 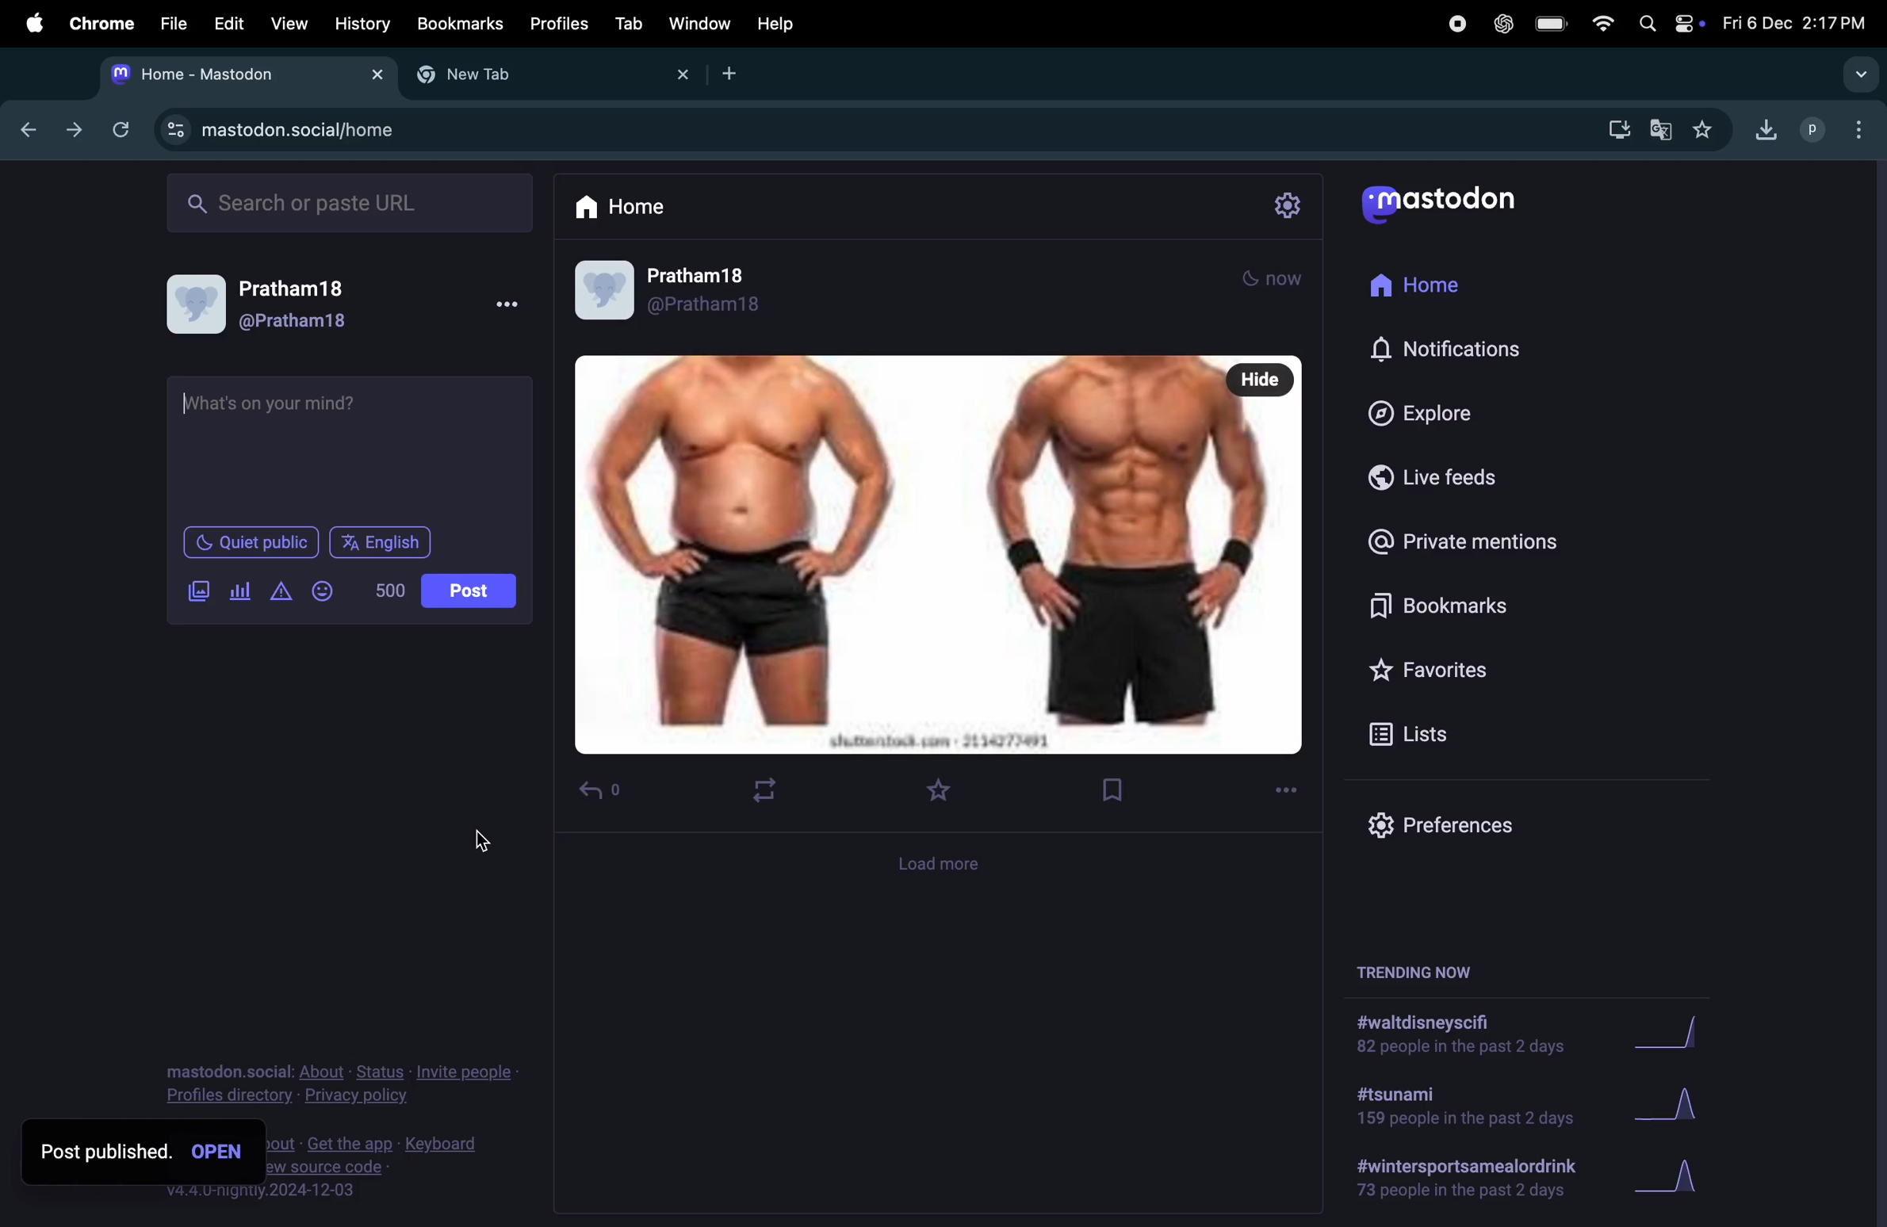 What do you see at coordinates (249, 544) in the screenshot?
I see `Quiet public` at bounding box center [249, 544].